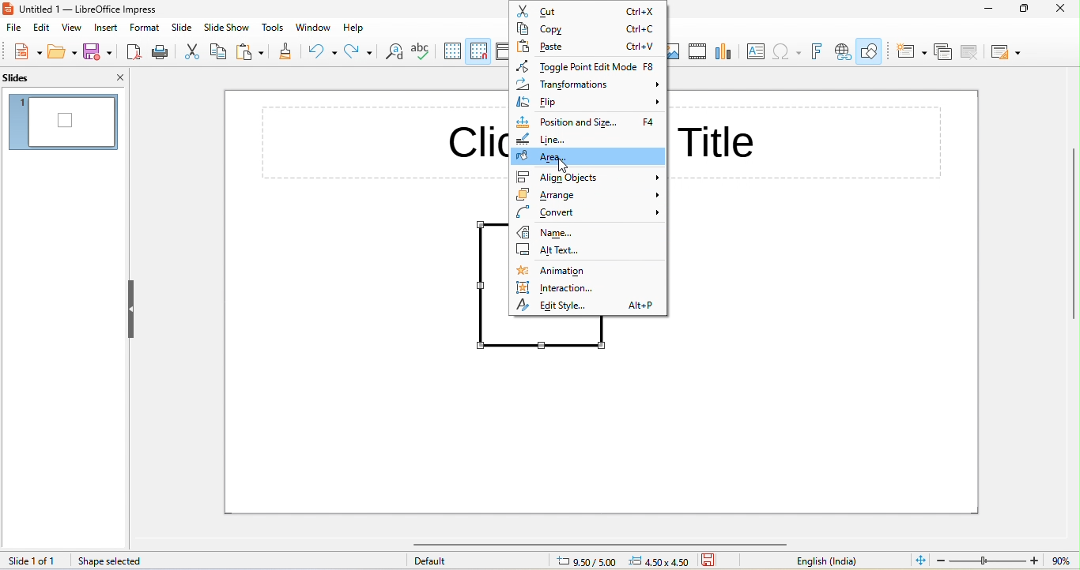  I want to click on slide, so click(182, 28).